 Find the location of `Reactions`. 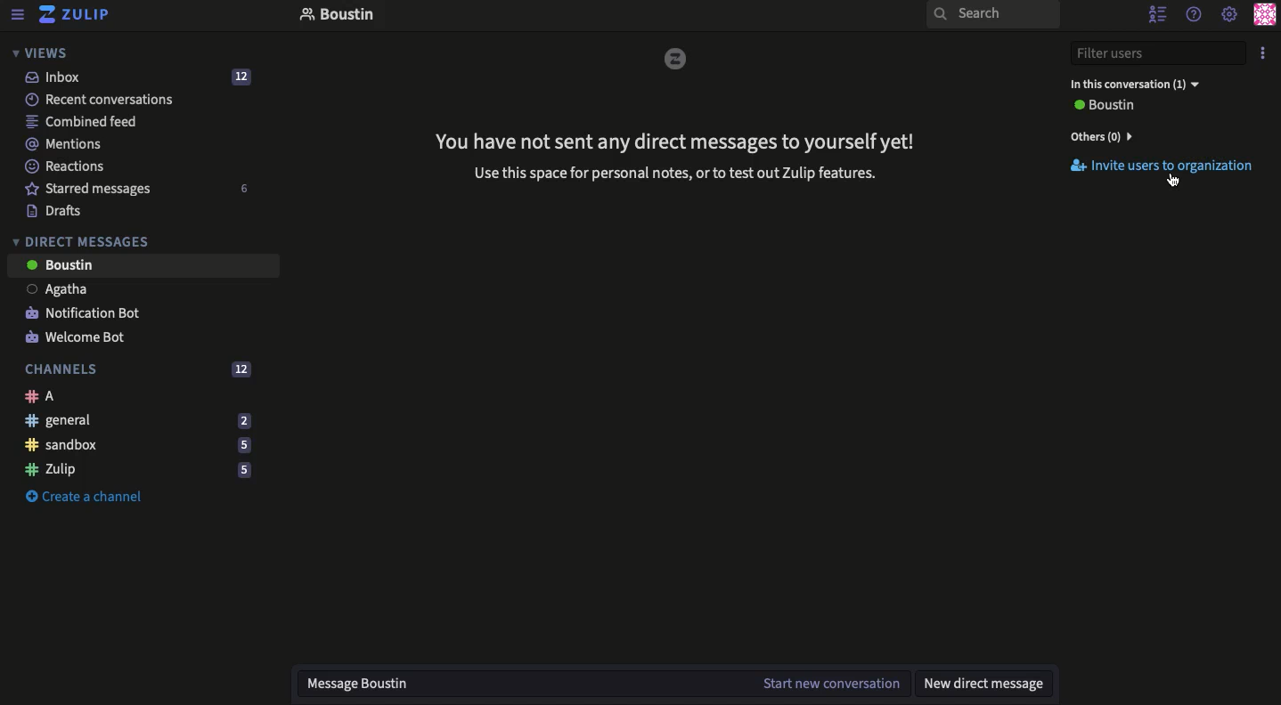

Reactions is located at coordinates (61, 168).